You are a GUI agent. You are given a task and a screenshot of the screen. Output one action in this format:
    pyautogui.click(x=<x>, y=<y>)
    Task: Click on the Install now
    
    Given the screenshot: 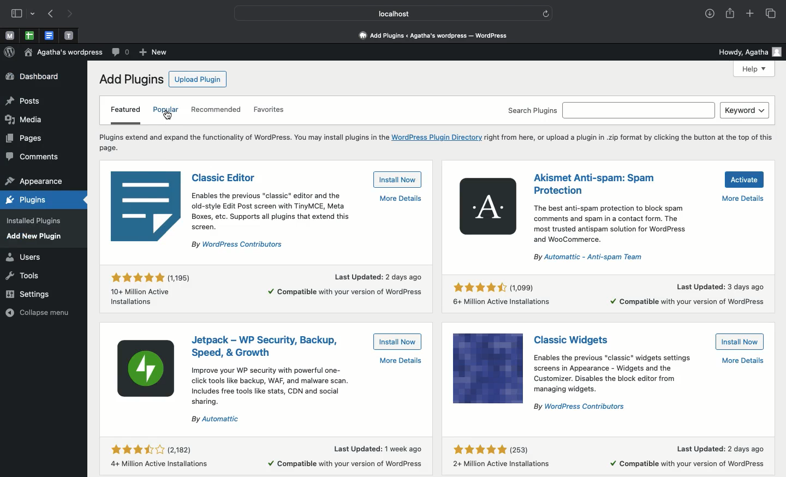 What is the action you would take?
    pyautogui.click(x=398, y=341)
    